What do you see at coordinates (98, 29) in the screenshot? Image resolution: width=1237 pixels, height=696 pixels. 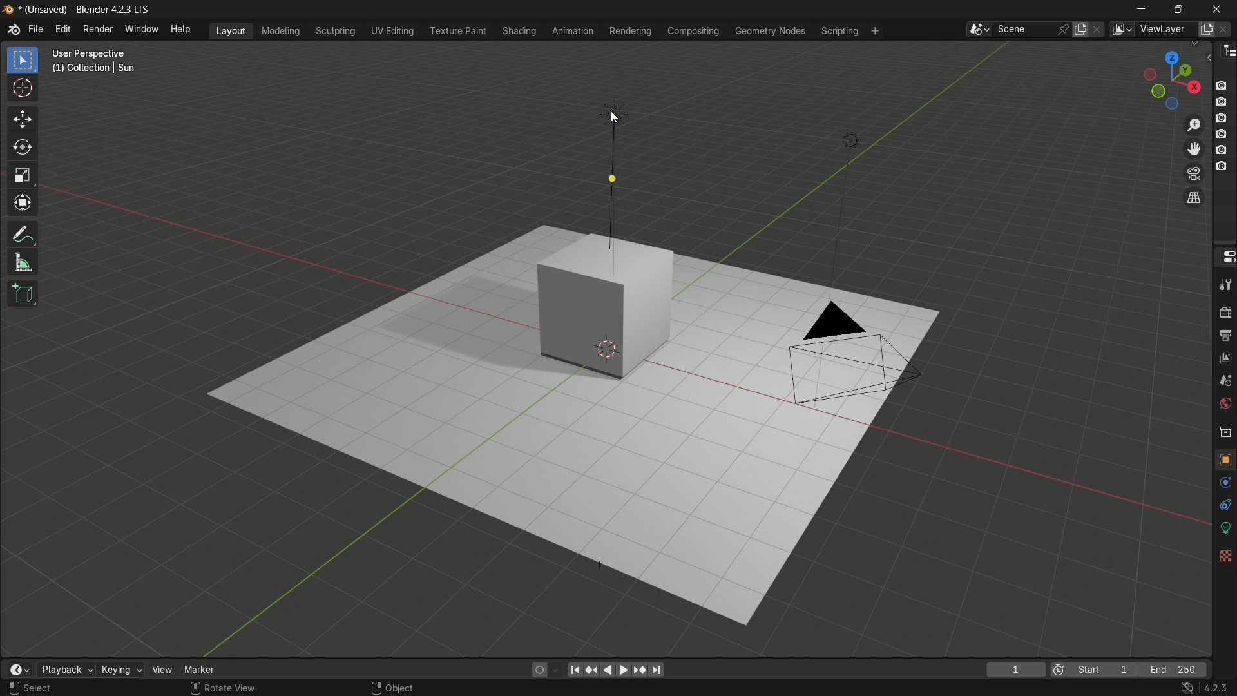 I see `render` at bounding box center [98, 29].